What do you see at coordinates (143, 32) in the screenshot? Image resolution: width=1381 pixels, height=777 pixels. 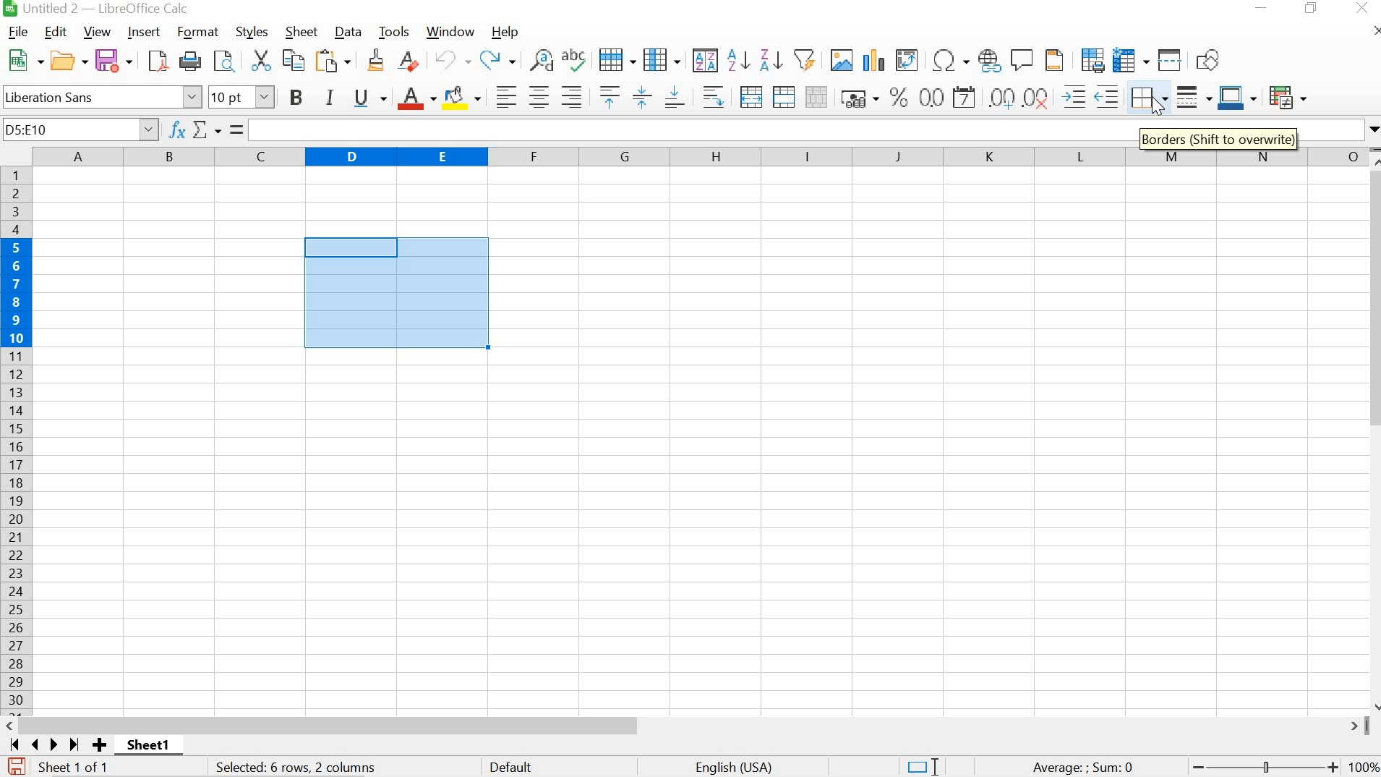 I see `INSERT` at bounding box center [143, 32].